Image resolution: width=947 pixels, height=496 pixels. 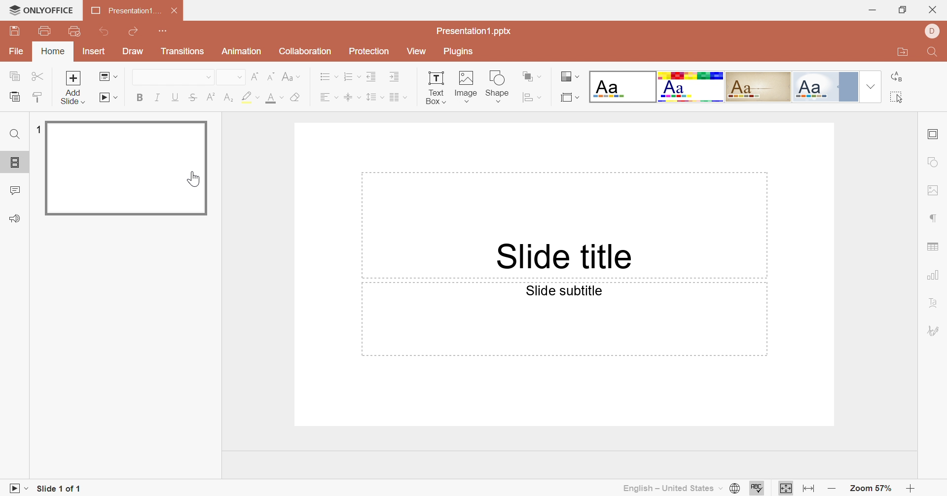 What do you see at coordinates (242, 51) in the screenshot?
I see `Animation` at bounding box center [242, 51].